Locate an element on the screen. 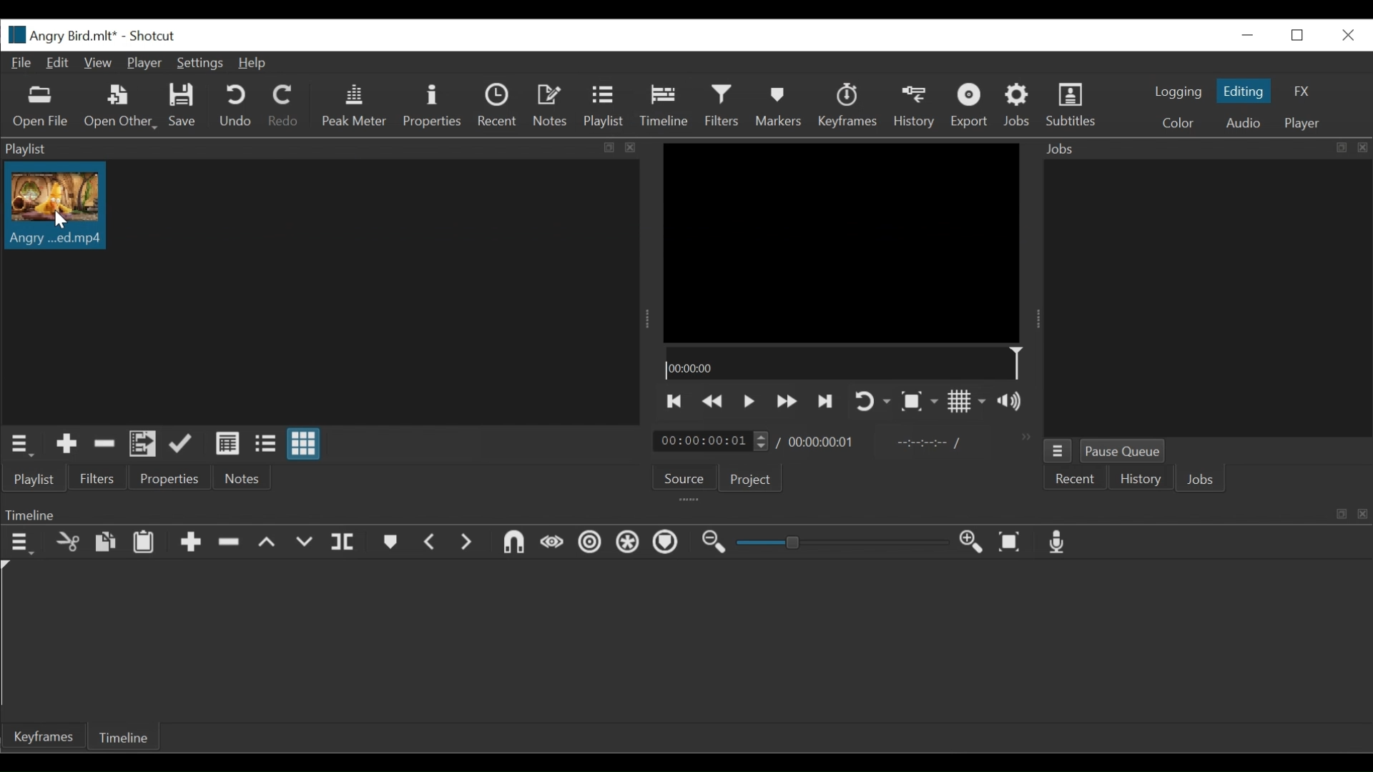  Color is located at coordinates (1178, 122).